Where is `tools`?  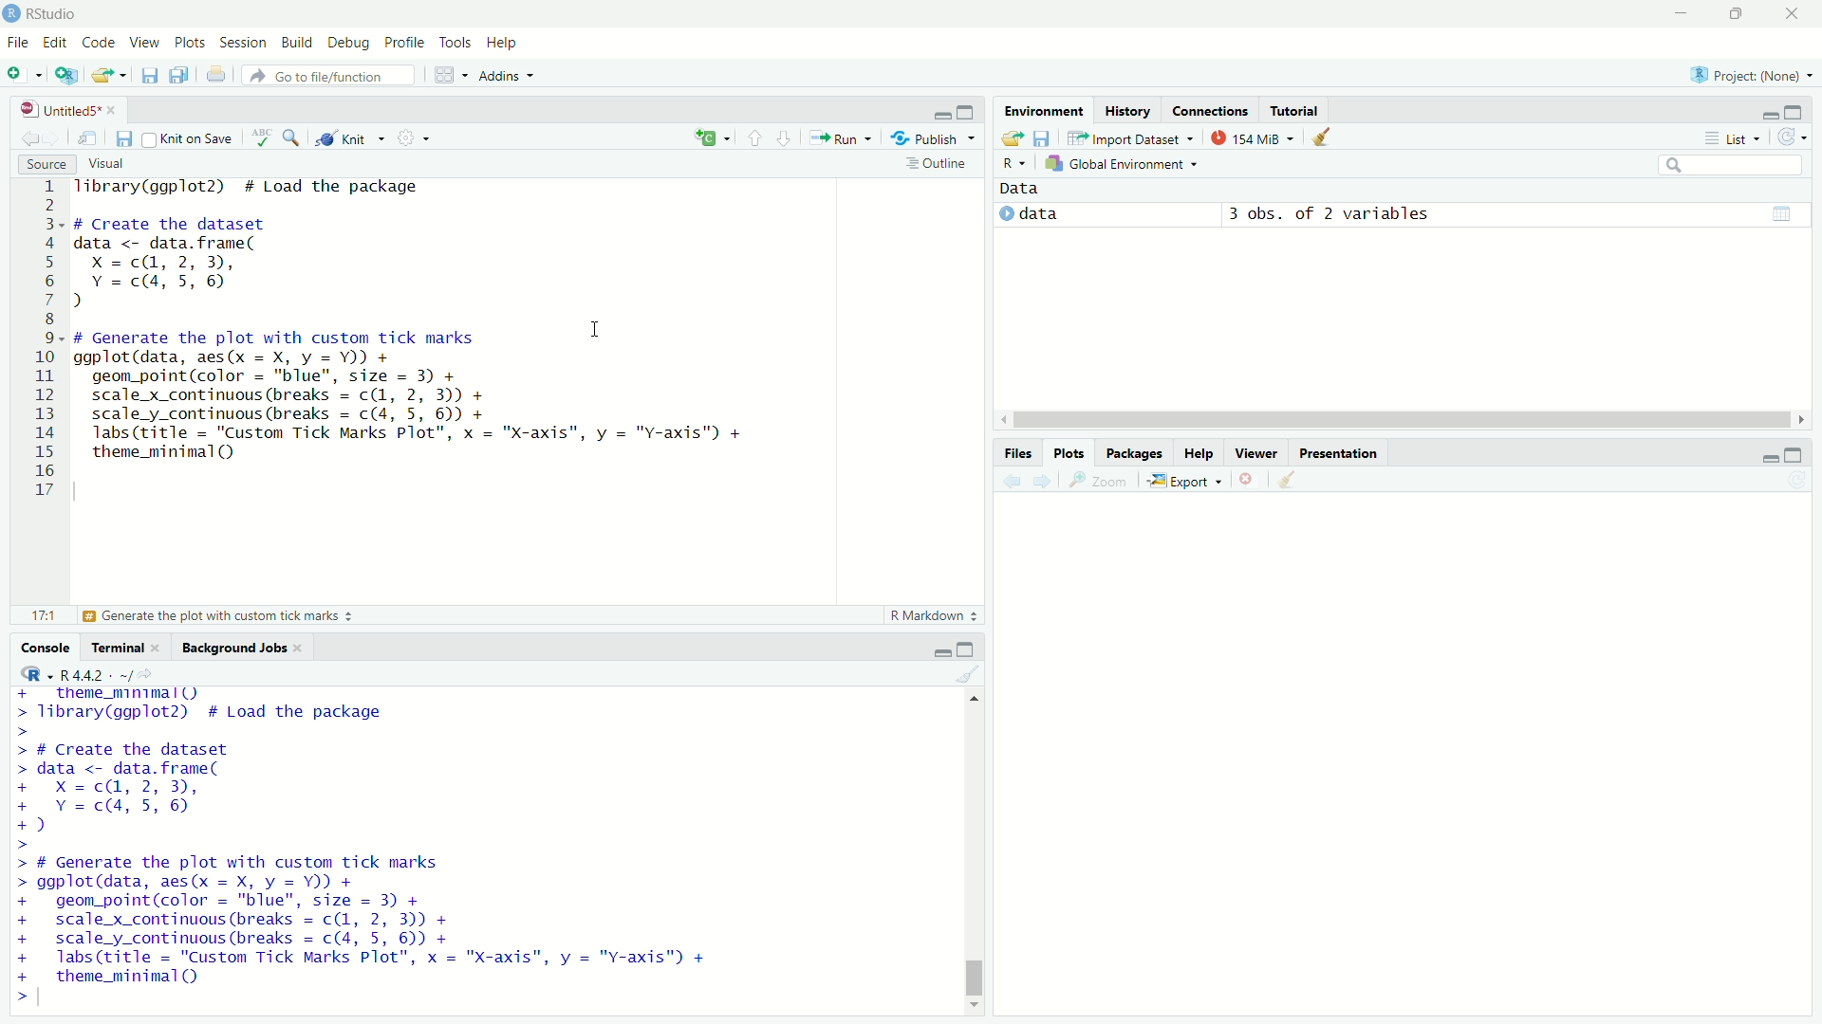
tools is located at coordinates (457, 41).